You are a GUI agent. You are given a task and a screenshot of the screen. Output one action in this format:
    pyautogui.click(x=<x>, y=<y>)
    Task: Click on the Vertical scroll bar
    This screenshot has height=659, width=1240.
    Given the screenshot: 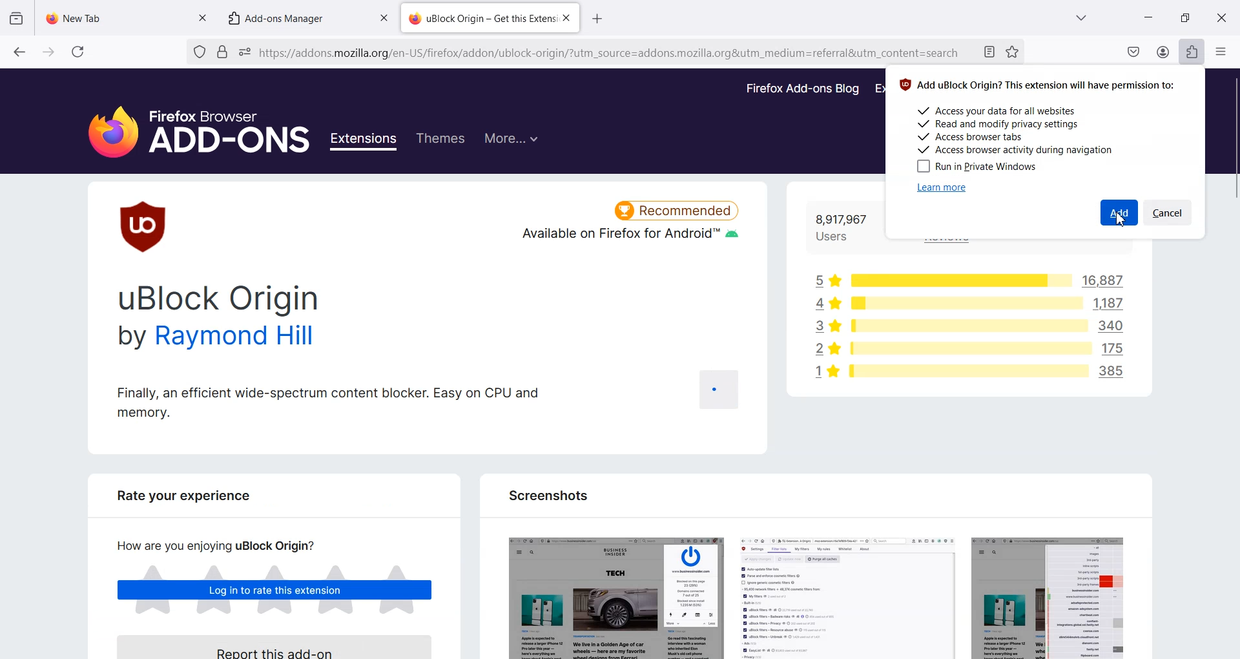 What is the action you would take?
    pyautogui.click(x=1232, y=363)
    